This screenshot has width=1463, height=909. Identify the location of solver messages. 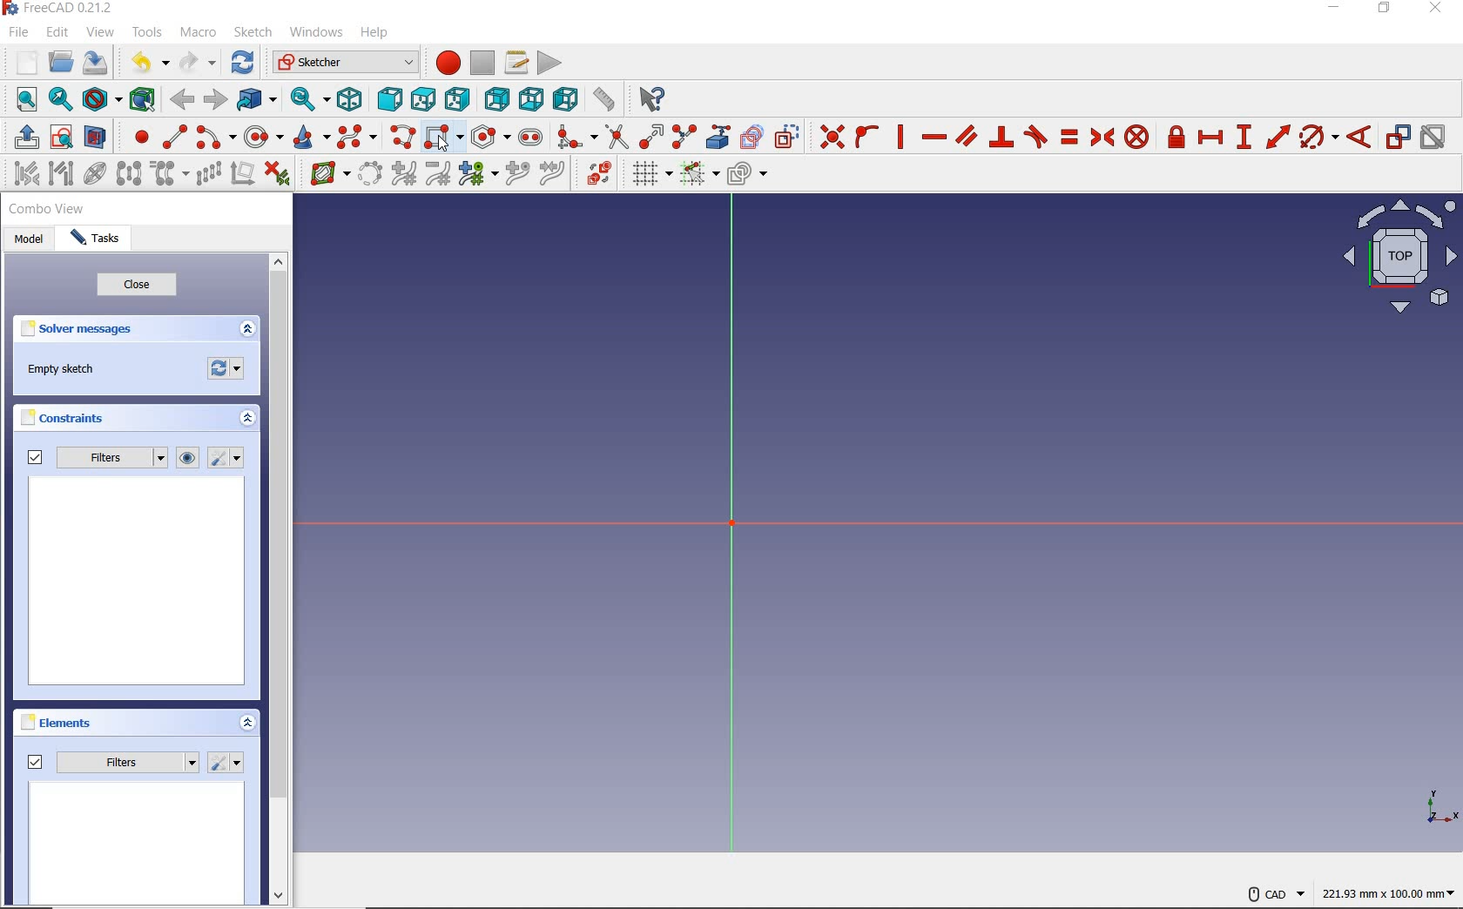
(80, 332).